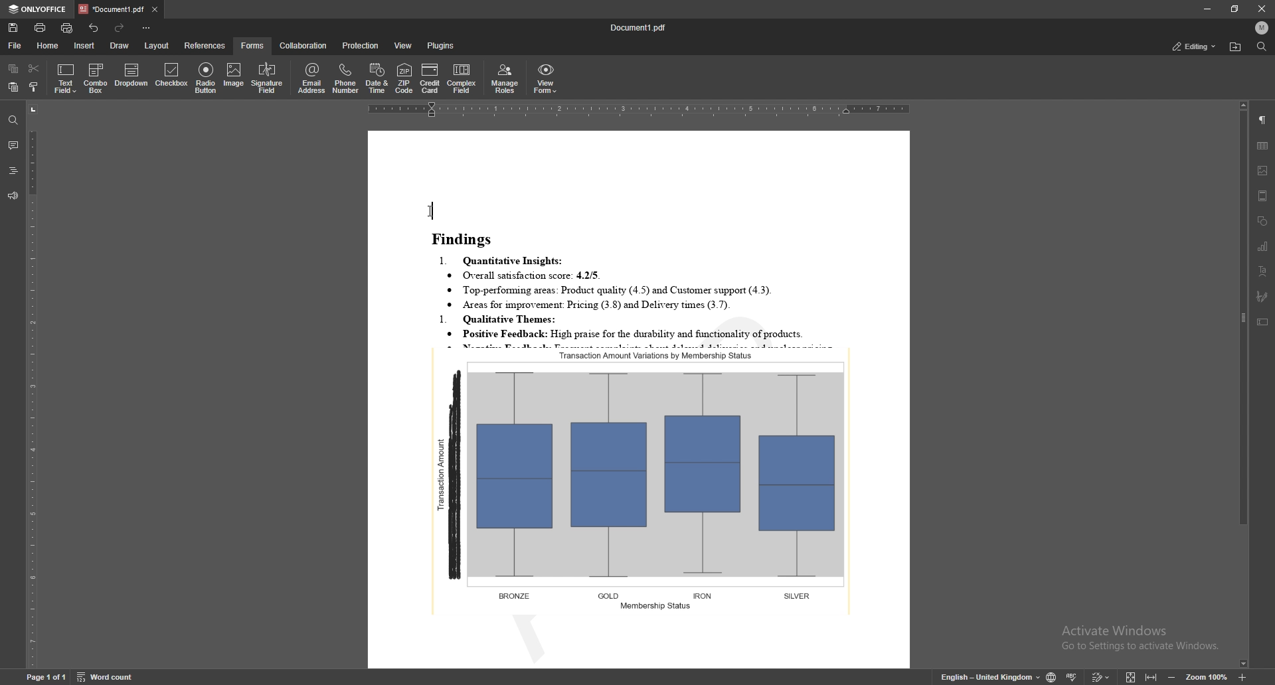 This screenshot has height=685, width=1275. Describe the element at coordinates (41, 28) in the screenshot. I see `print` at that location.